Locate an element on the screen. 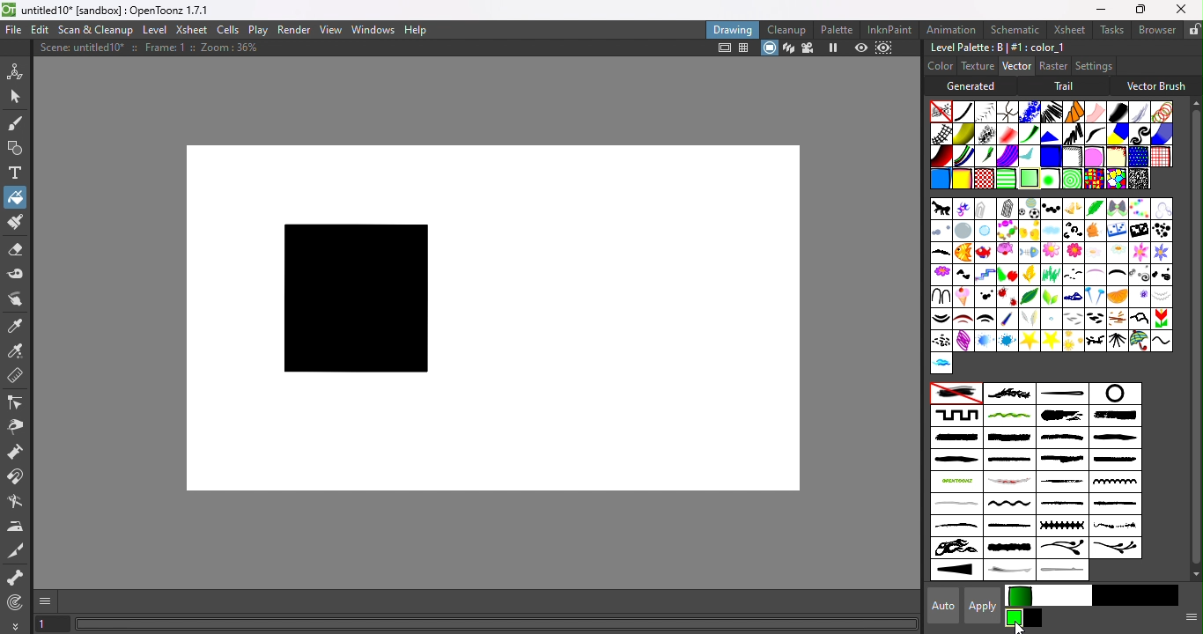  Vanishing is located at coordinates (1117, 110).